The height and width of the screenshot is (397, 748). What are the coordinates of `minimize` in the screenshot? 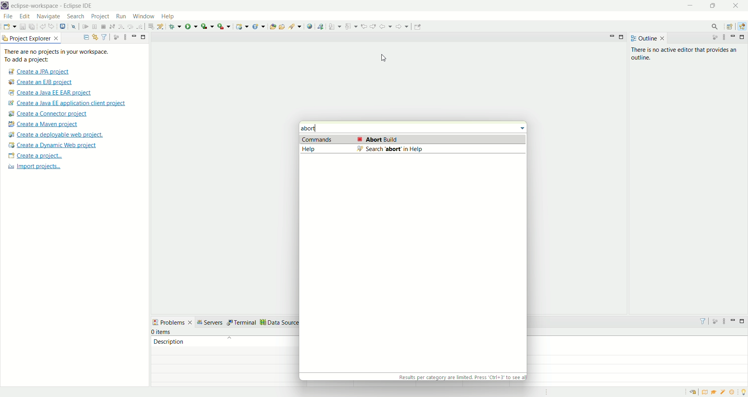 It's located at (612, 37).